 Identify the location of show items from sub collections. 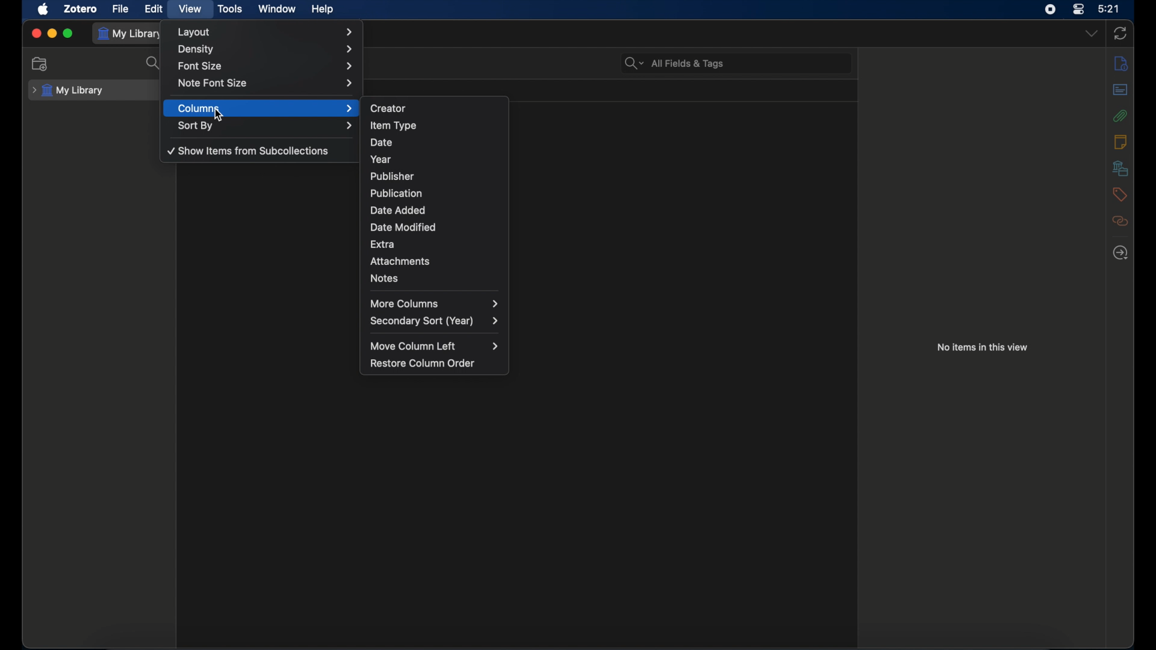
(249, 150).